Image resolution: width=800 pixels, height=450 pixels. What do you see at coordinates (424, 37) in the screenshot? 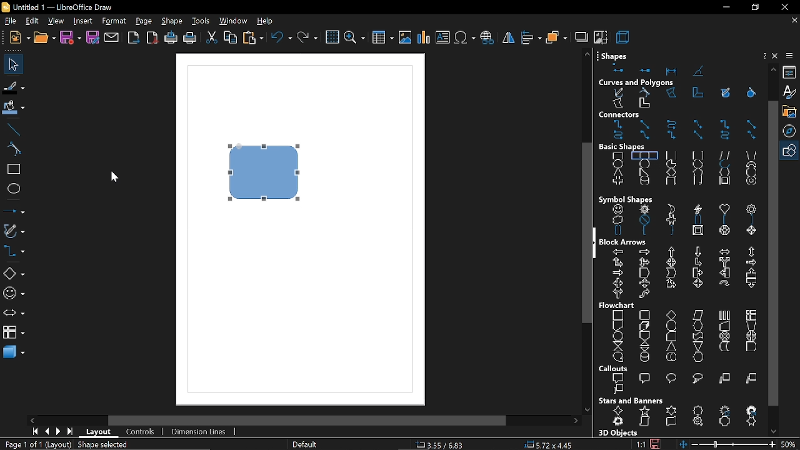
I see `insert chart` at bounding box center [424, 37].